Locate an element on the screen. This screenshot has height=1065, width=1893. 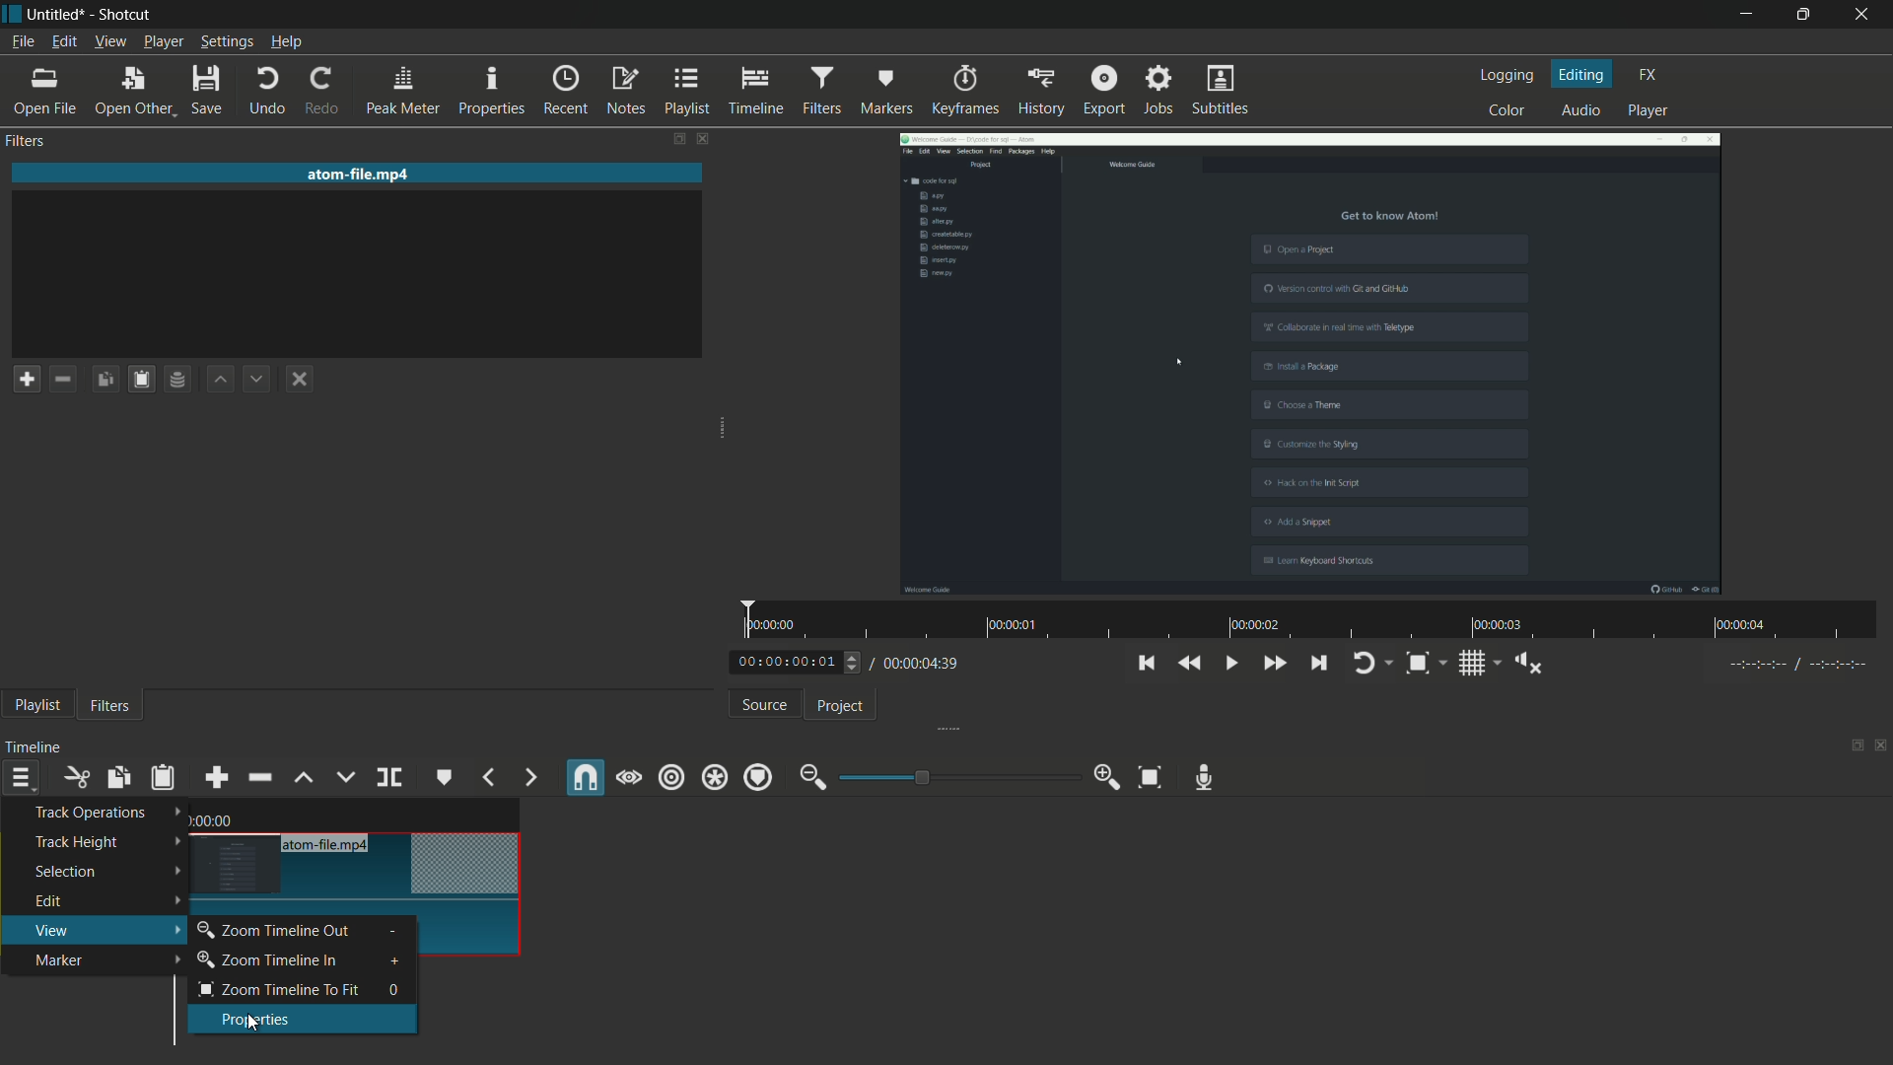
zoom timeline to fit is located at coordinates (281, 991).